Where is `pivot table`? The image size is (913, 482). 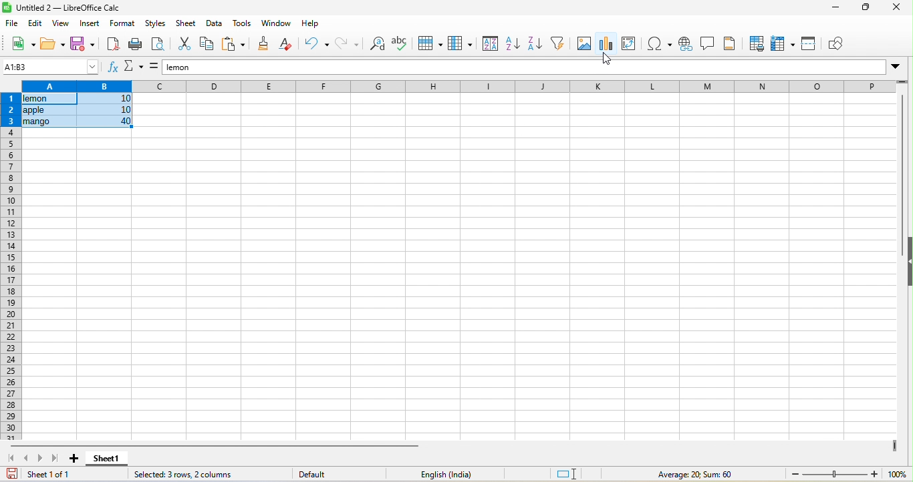
pivot table is located at coordinates (631, 45).